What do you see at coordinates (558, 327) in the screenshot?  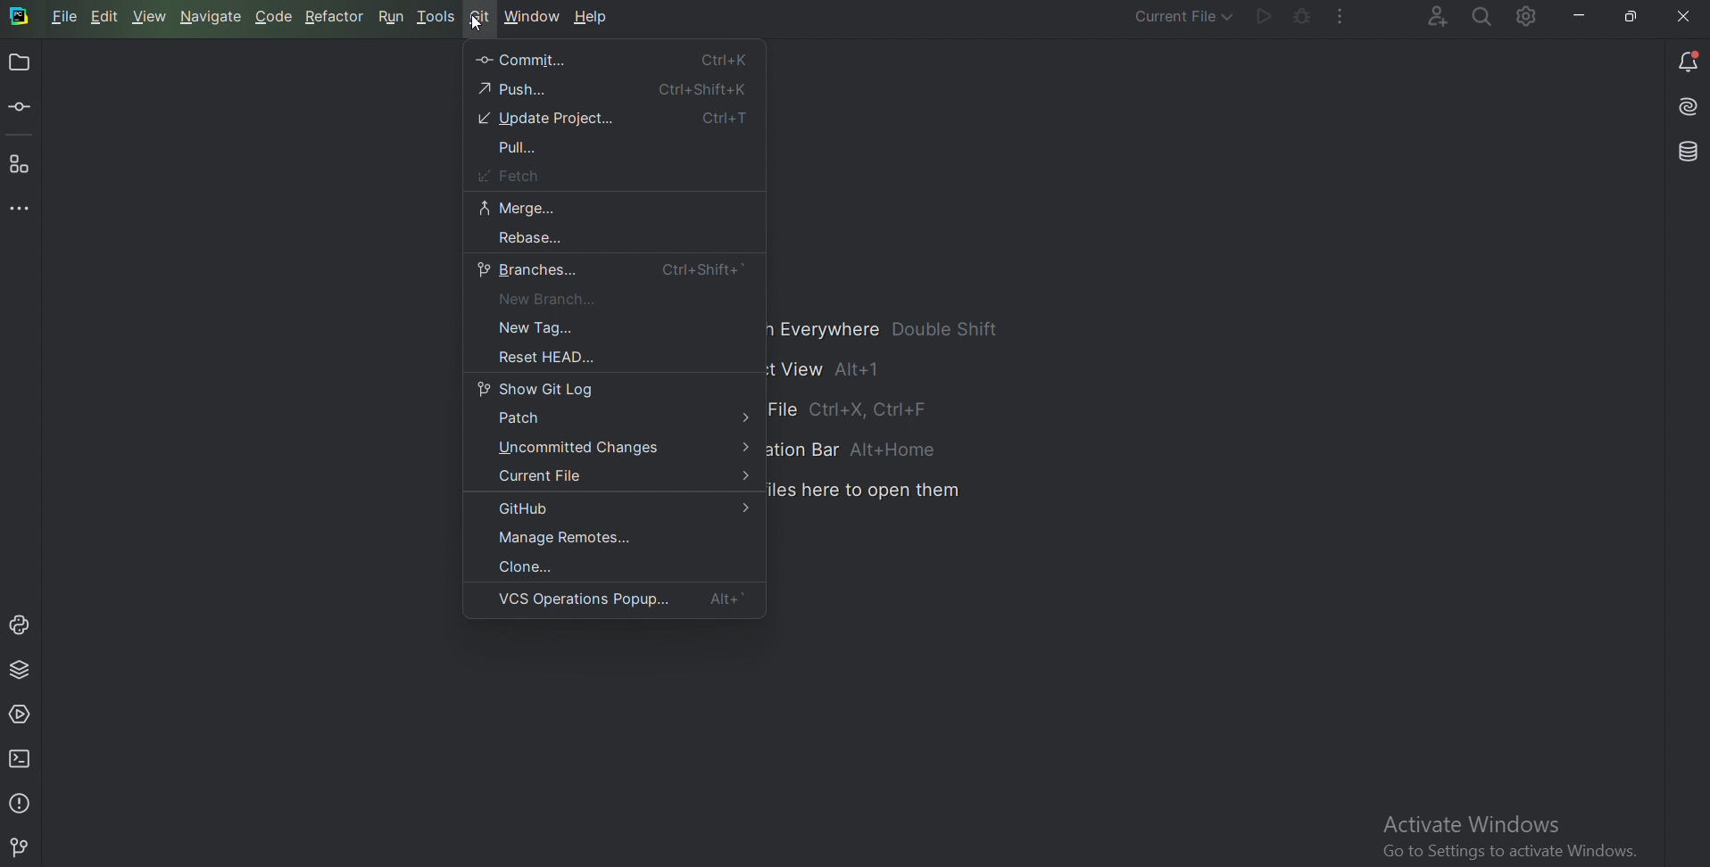 I see `New tag` at bounding box center [558, 327].